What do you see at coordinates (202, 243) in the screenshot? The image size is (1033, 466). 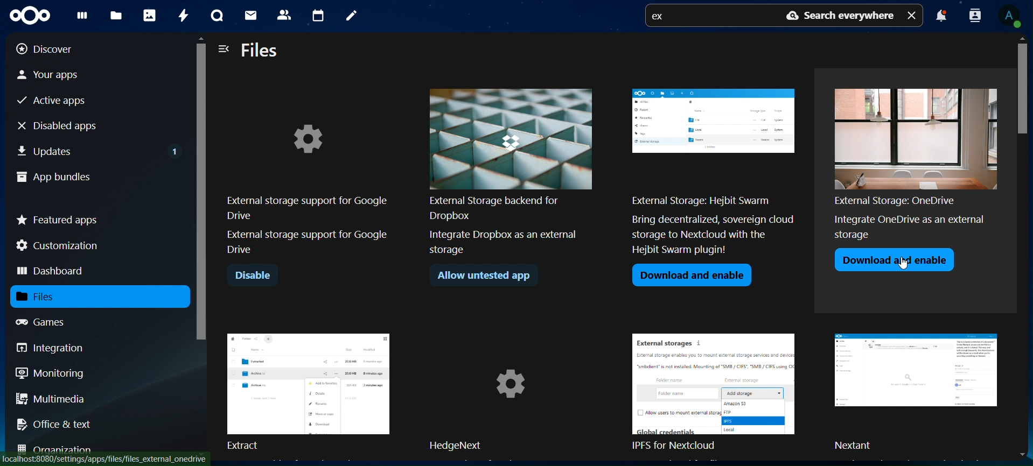 I see `scrollbar` at bounding box center [202, 243].